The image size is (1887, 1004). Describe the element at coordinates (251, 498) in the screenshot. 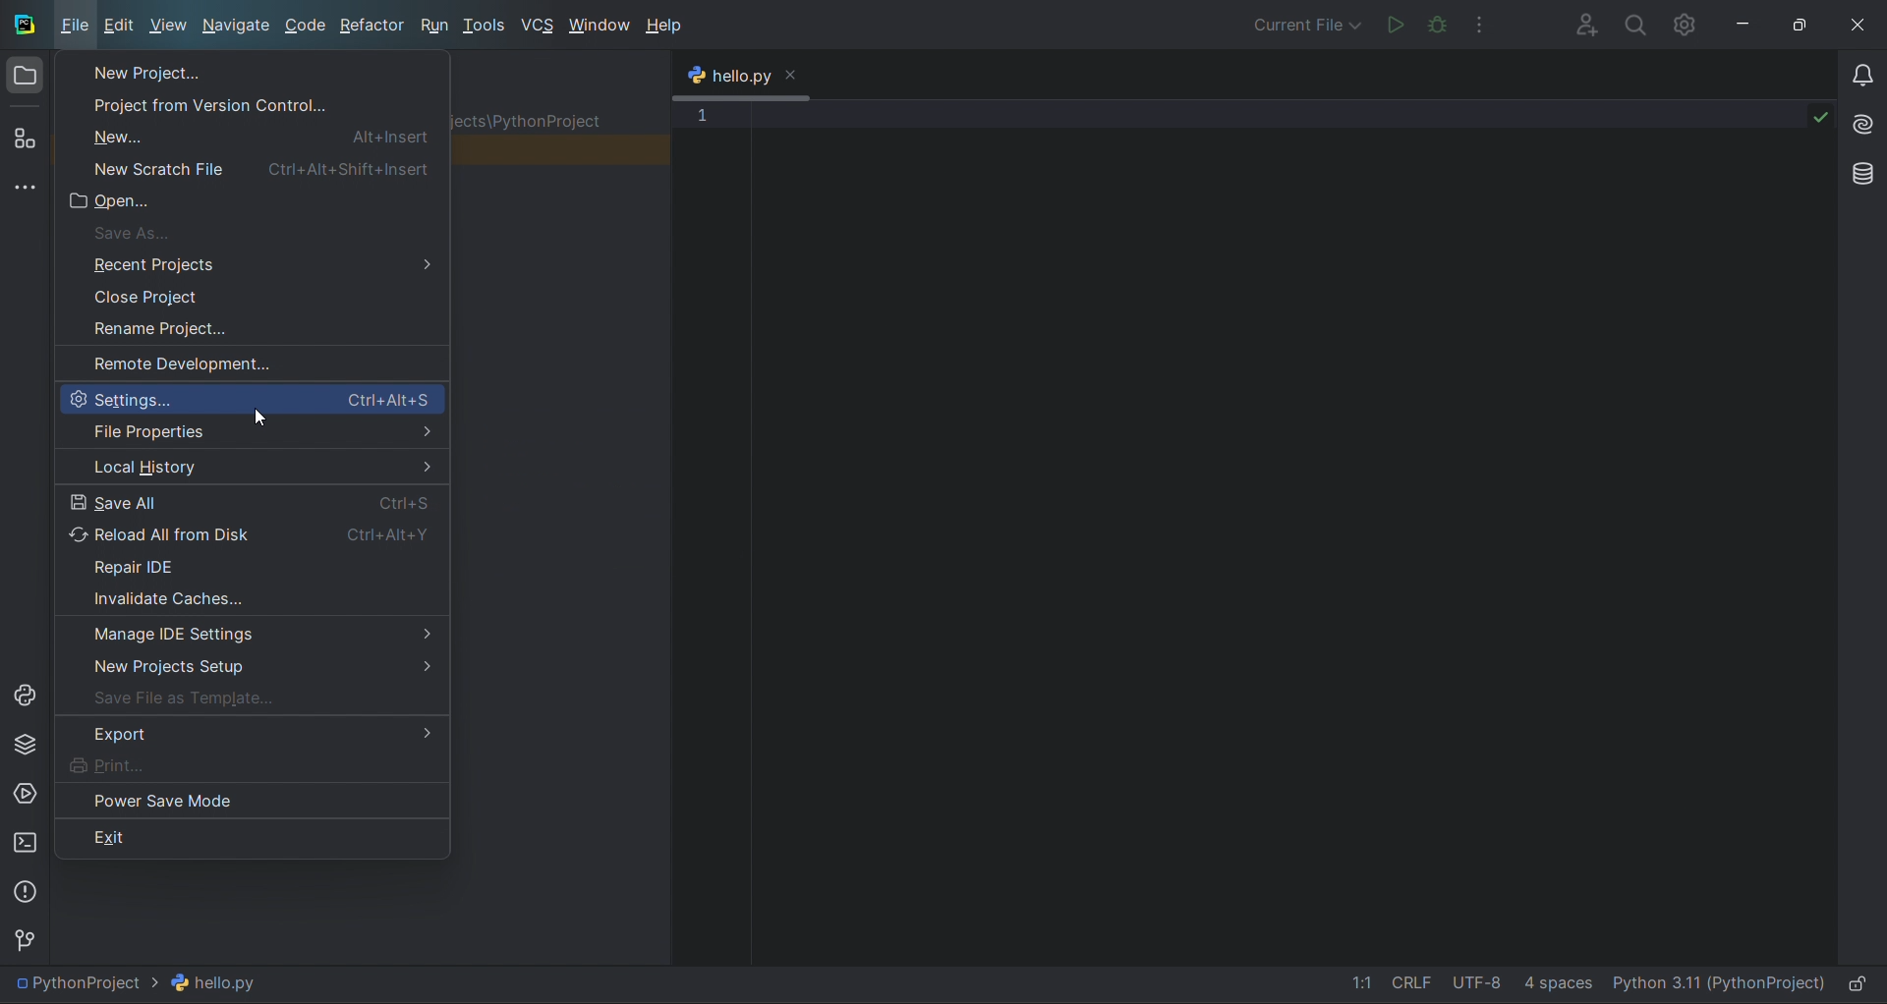

I see `save all` at that location.